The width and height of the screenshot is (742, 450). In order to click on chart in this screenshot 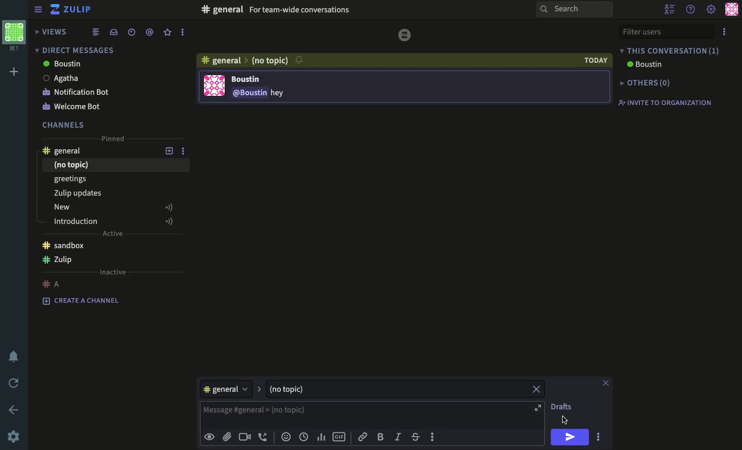, I will do `click(323, 437)`.